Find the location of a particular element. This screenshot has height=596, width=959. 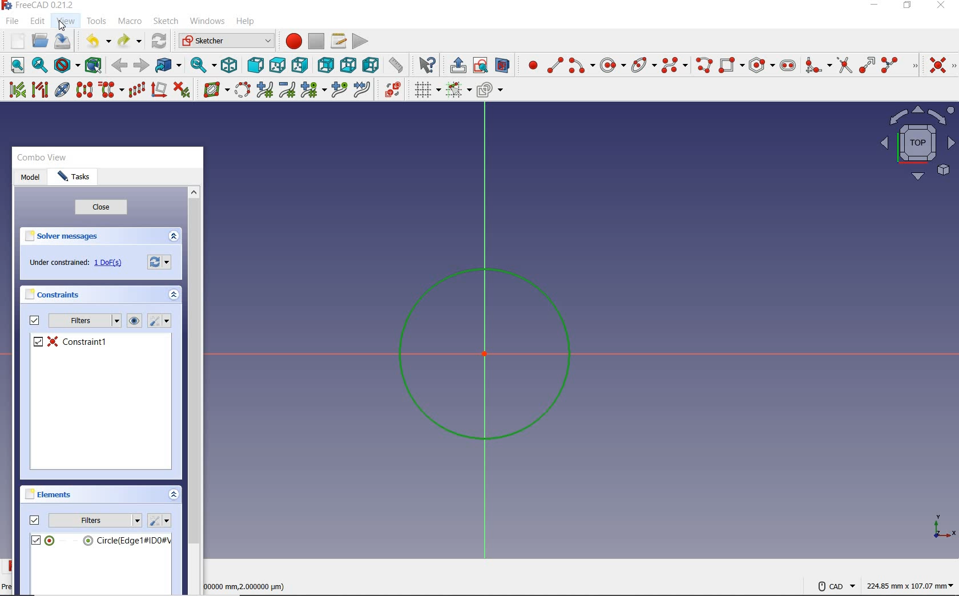

switch between workbenches is located at coordinates (224, 40).